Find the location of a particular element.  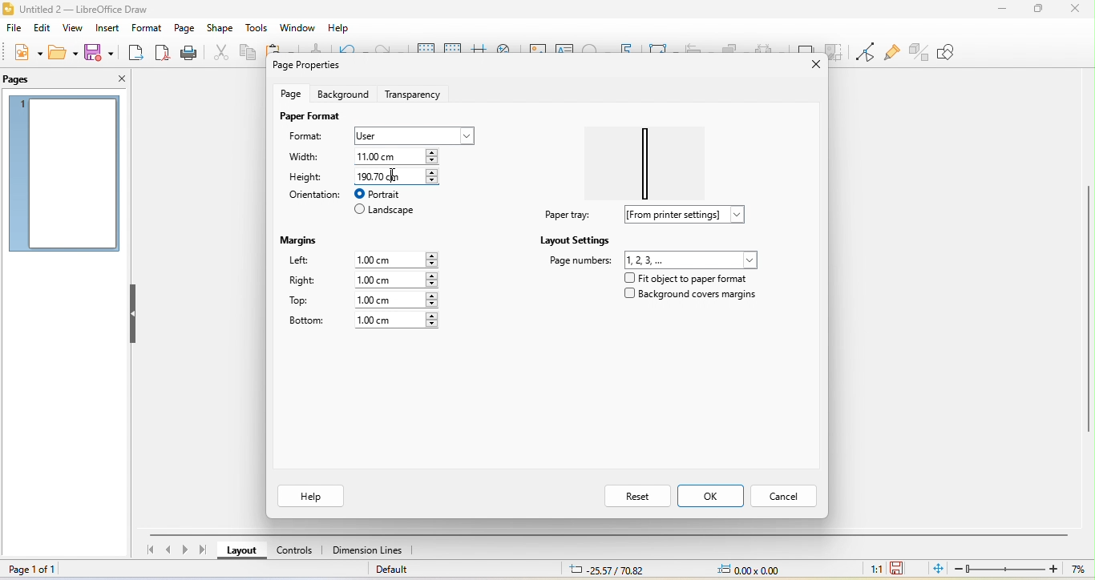

1.00 cm is located at coordinates (395, 280).